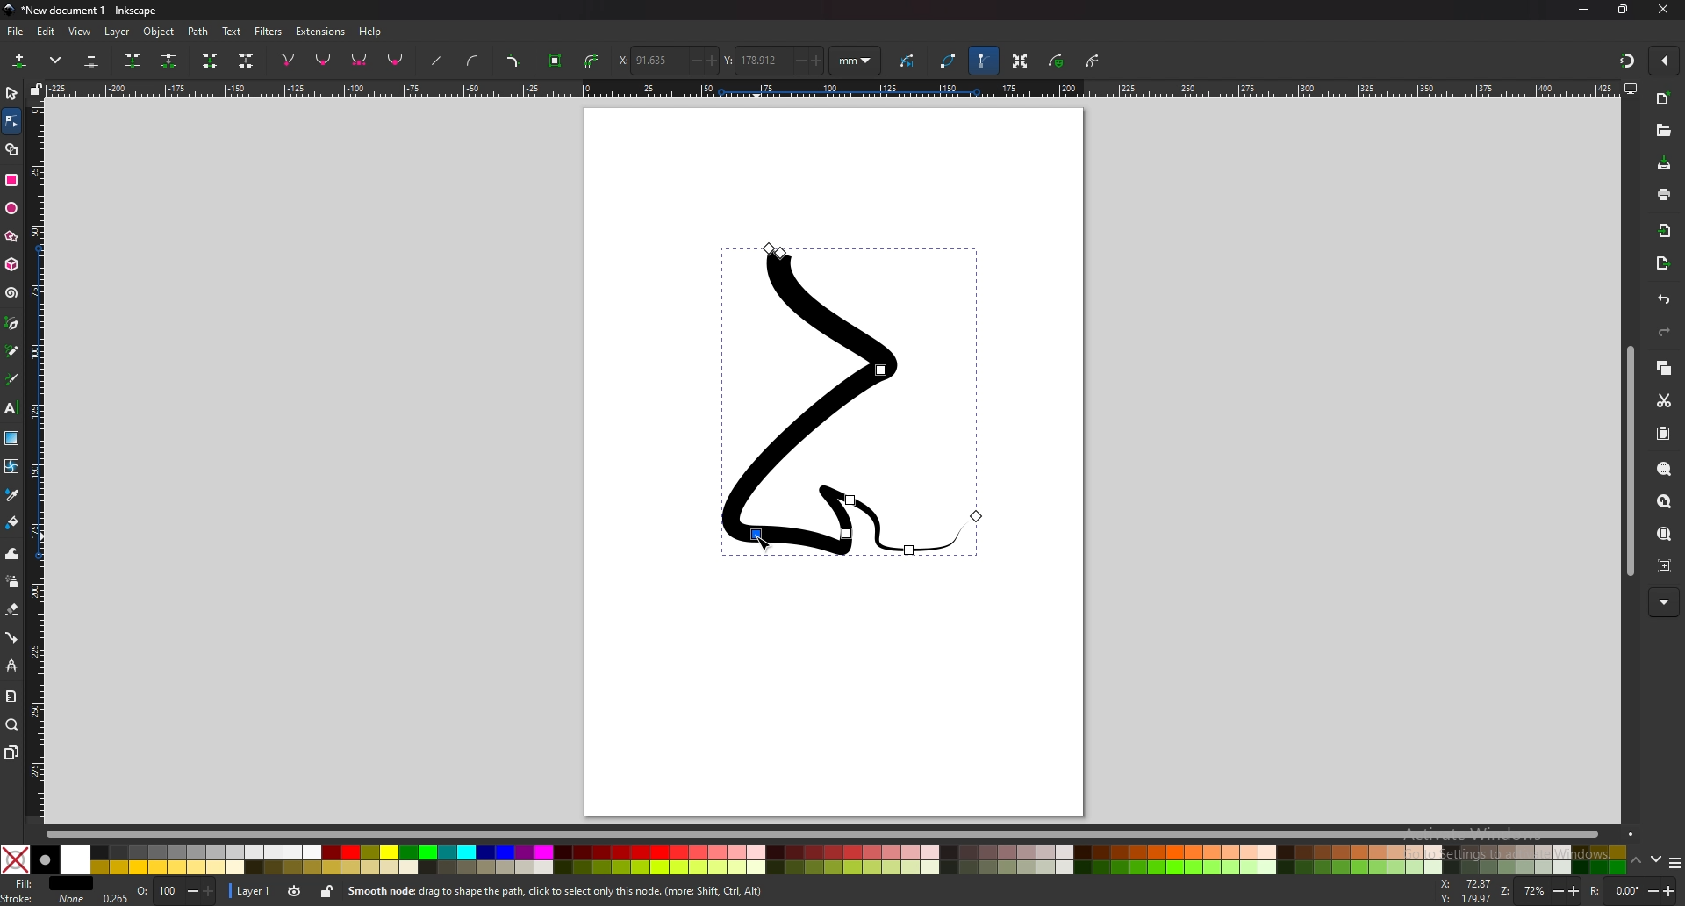 Image resolution: width=1685 pixels, height=906 pixels. I want to click on zoom centre page, so click(1665, 566).